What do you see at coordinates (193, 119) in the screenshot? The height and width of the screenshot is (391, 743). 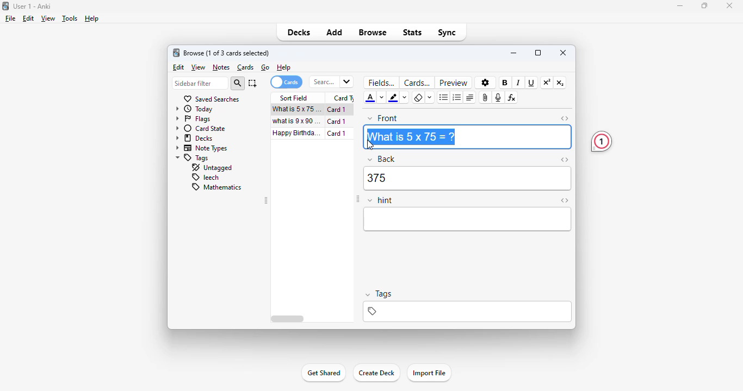 I see `flags` at bounding box center [193, 119].